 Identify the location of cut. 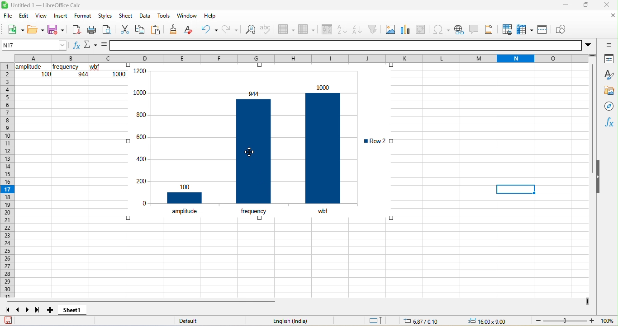
(125, 31).